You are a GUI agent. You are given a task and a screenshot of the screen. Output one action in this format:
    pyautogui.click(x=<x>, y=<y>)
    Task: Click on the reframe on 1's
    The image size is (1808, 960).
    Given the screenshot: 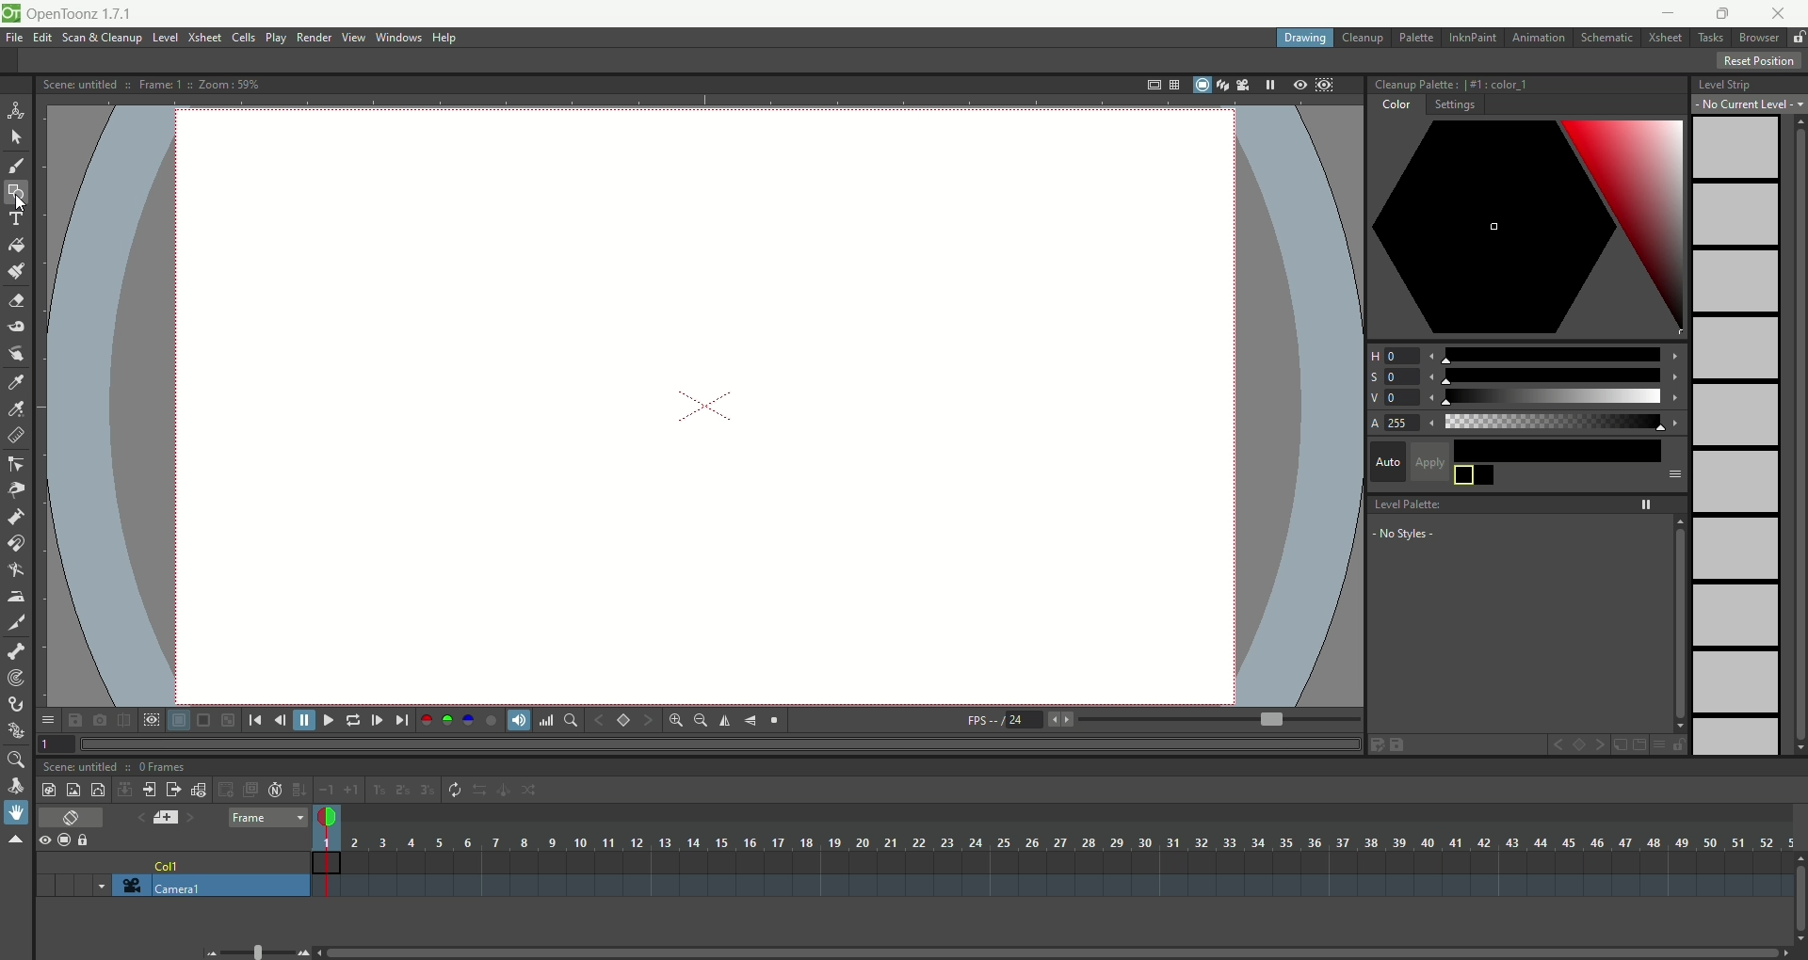 What is the action you would take?
    pyautogui.click(x=379, y=790)
    